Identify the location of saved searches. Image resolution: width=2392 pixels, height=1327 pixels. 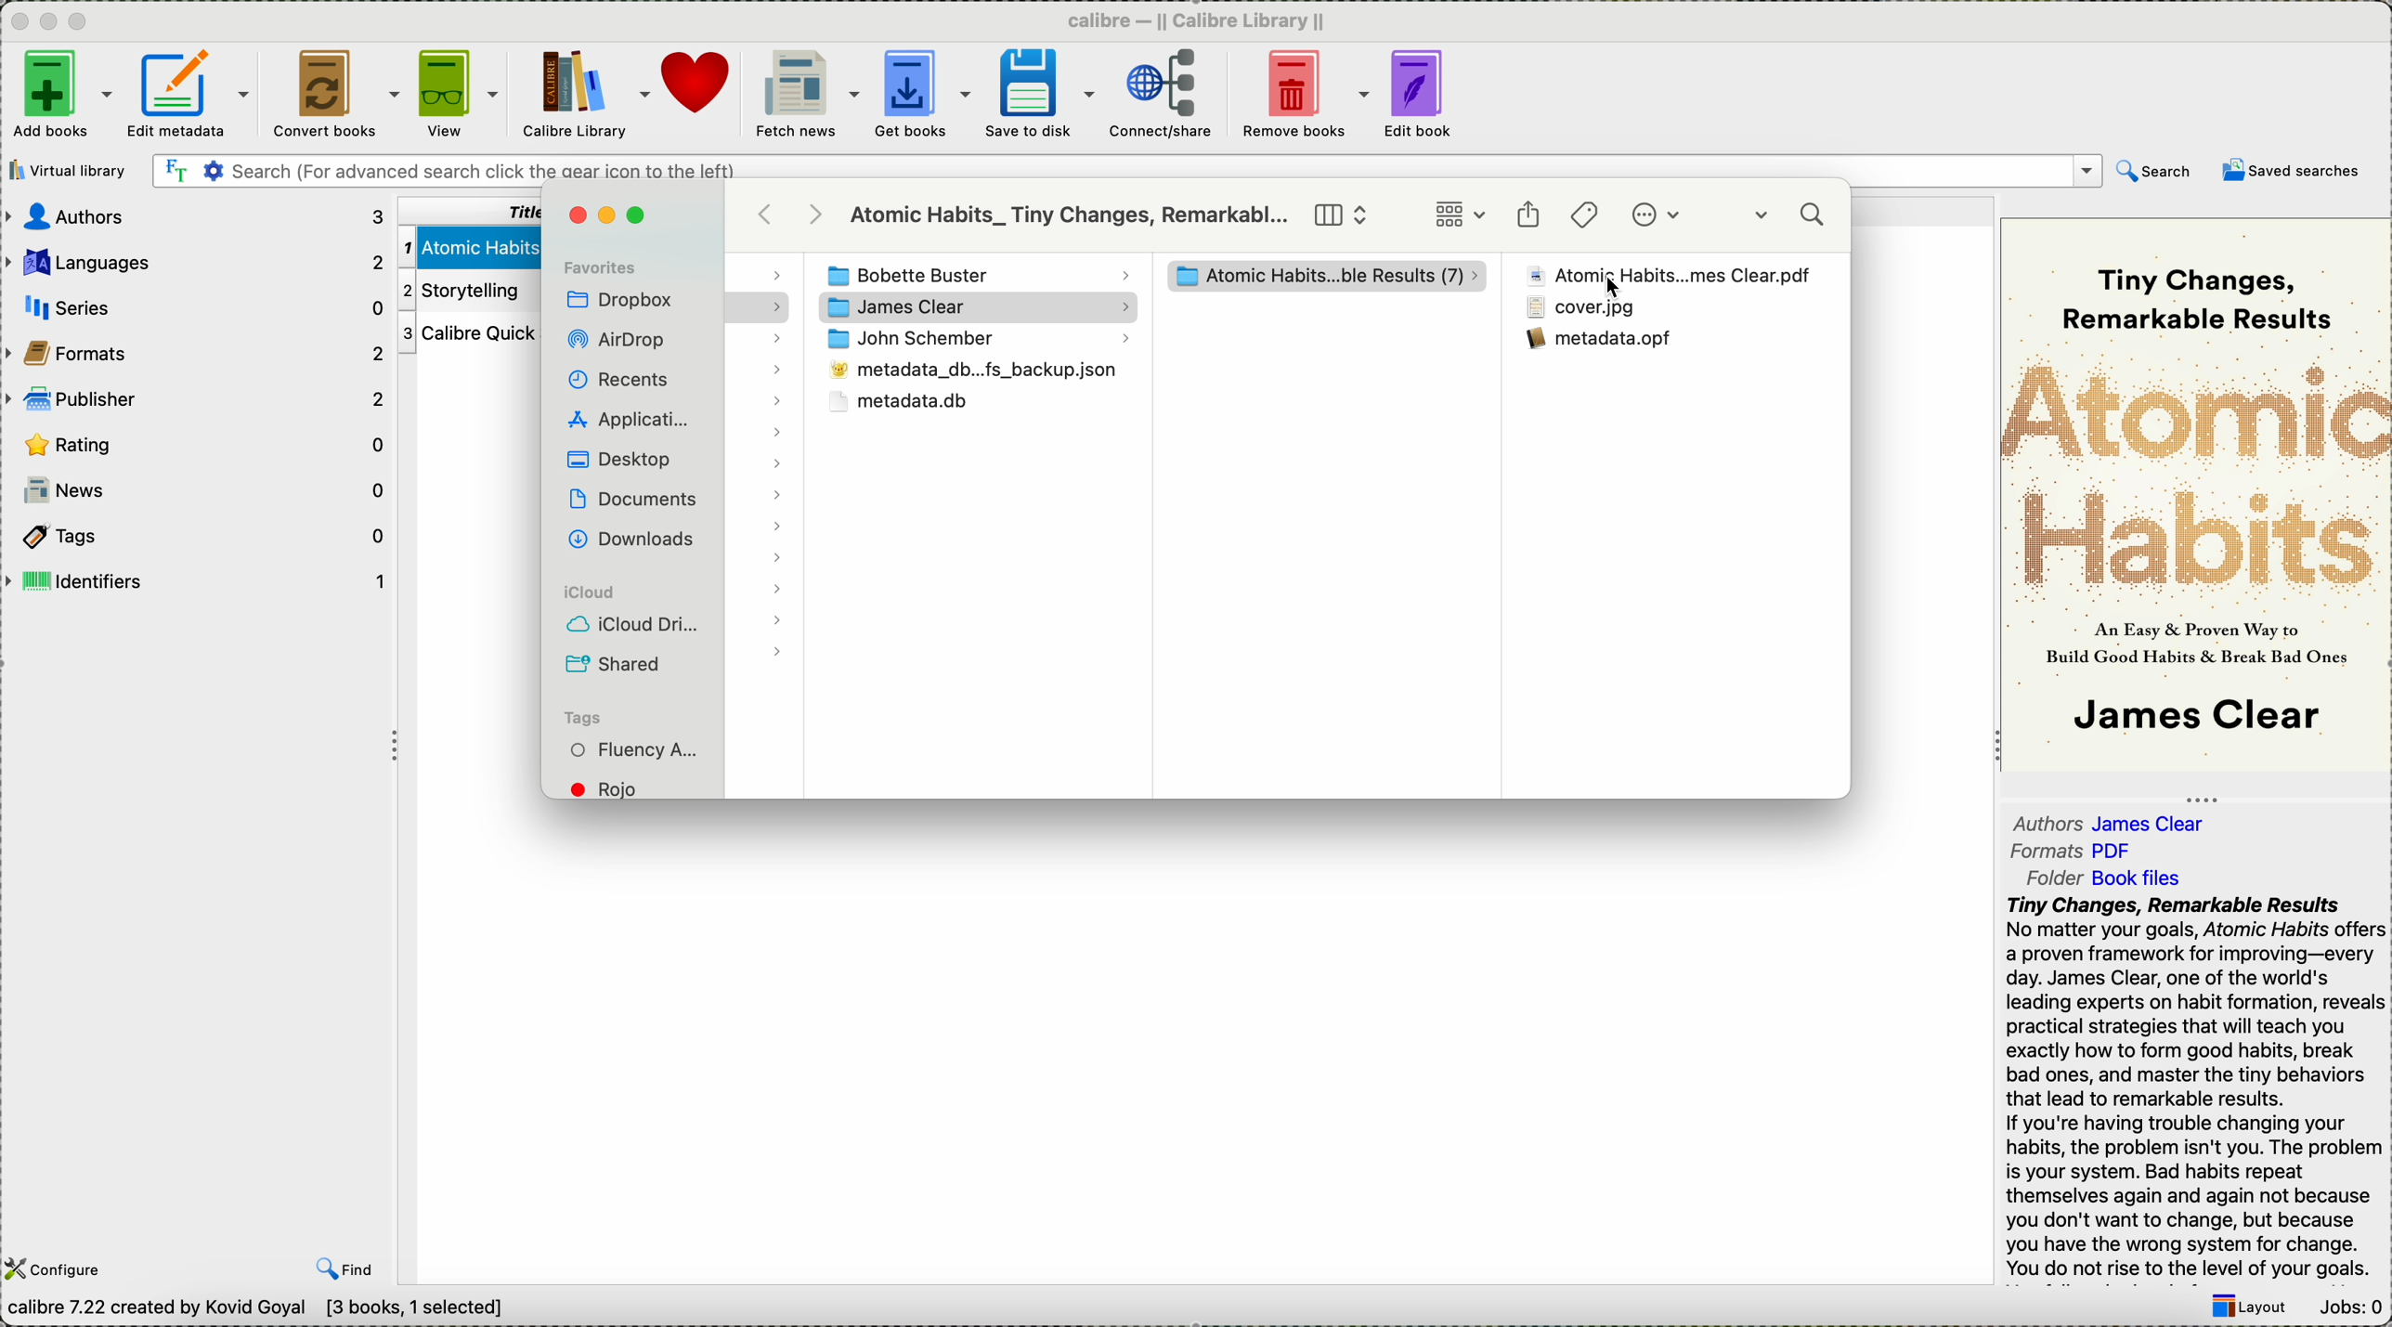
(2292, 170).